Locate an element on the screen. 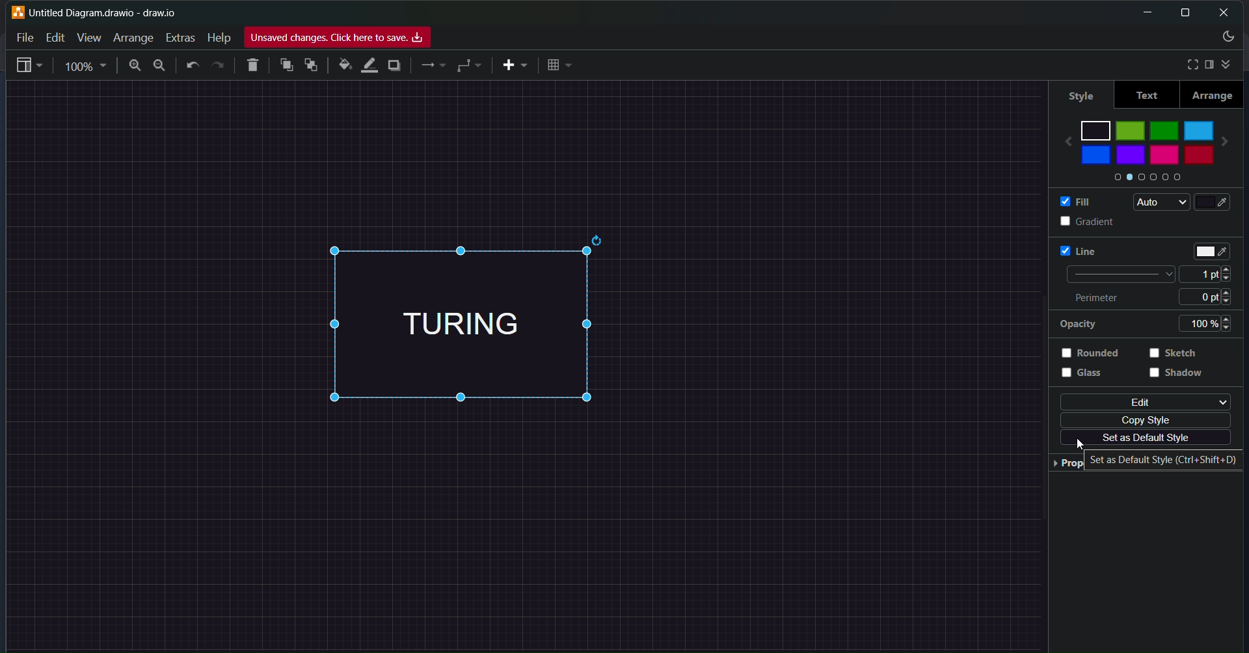 The image size is (1249, 653). style is located at coordinates (1078, 93).